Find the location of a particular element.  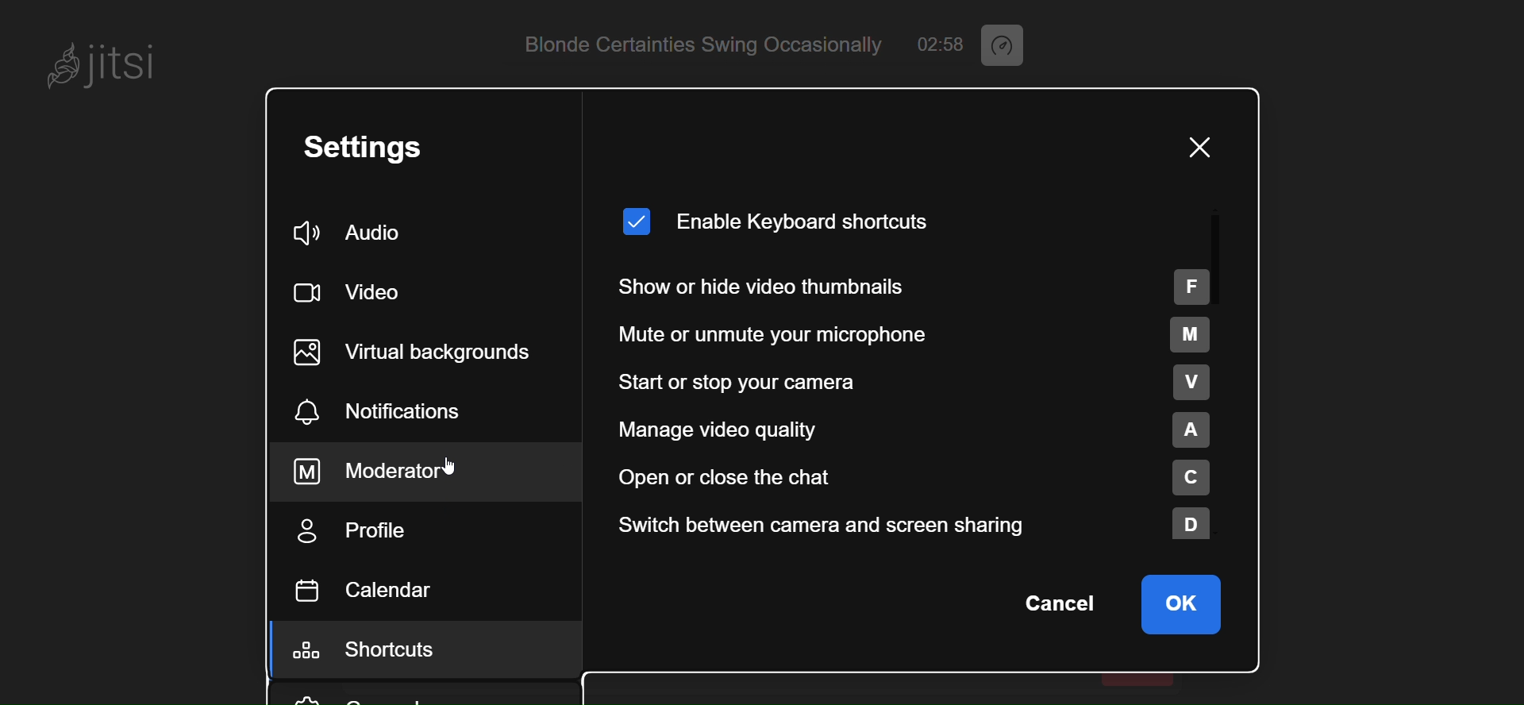

open or close the chat is located at coordinates (913, 477).